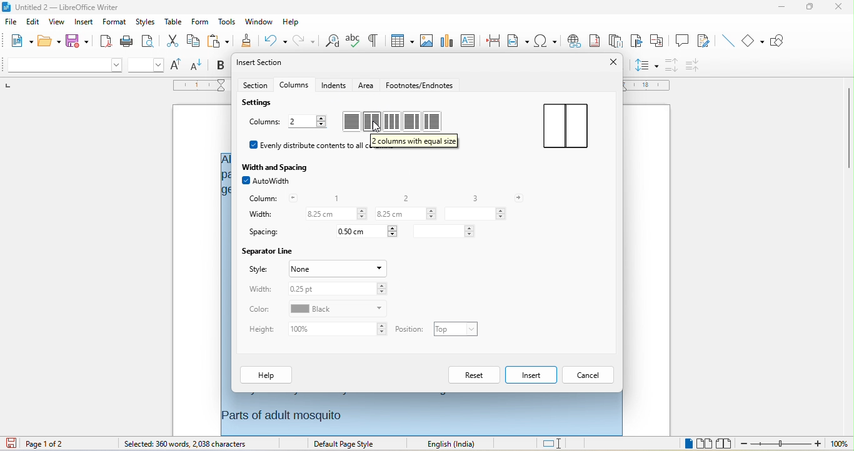  What do you see at coordinates (351, 122) in the screenshot?
I see `1 column` at bounding box center [351, 122].